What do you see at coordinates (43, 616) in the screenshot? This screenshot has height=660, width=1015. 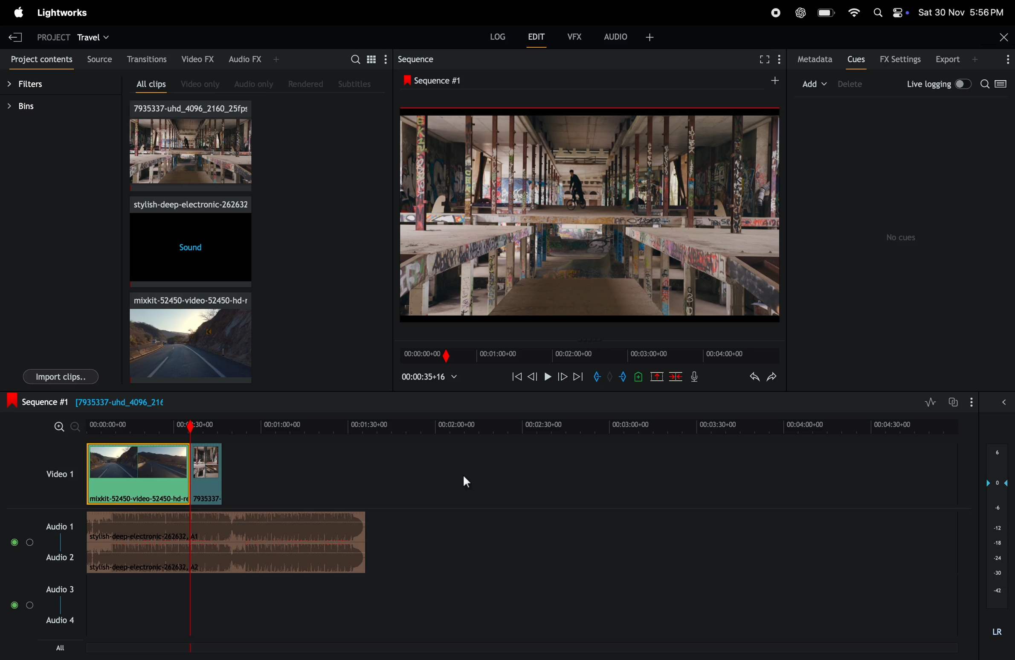 I see `audio 3` at bounding box center [43, 616].